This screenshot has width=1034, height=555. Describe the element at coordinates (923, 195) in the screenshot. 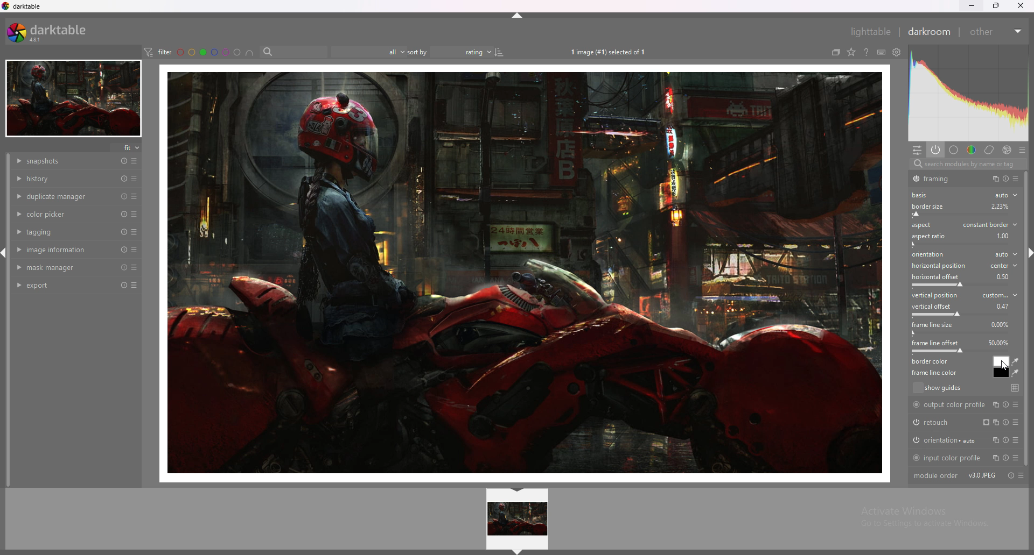

I see `basis` at that location.